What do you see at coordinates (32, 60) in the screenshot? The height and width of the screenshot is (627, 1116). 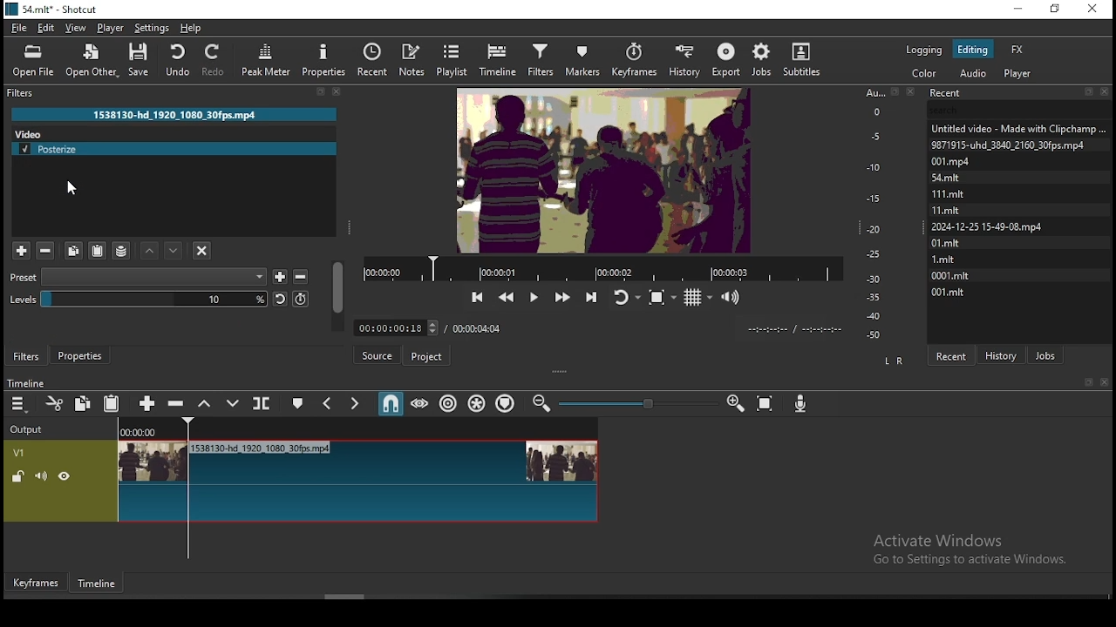 I see `open file` at bounding box center [32, 60].